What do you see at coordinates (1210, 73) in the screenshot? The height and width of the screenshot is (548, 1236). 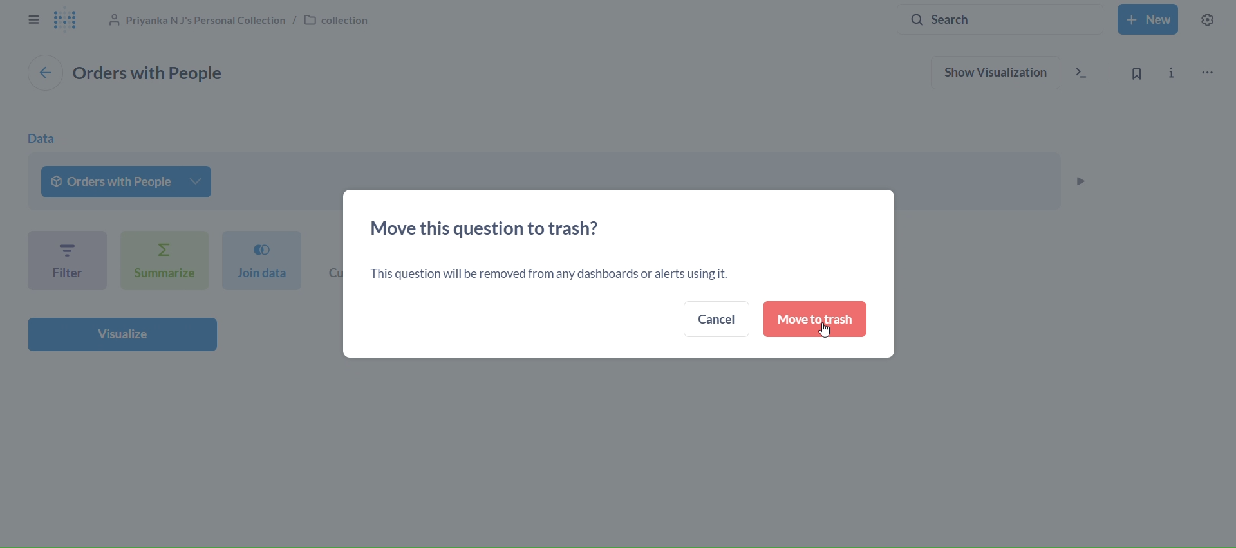 I see `move, trash, and more` at bounding box center [1210, 73].